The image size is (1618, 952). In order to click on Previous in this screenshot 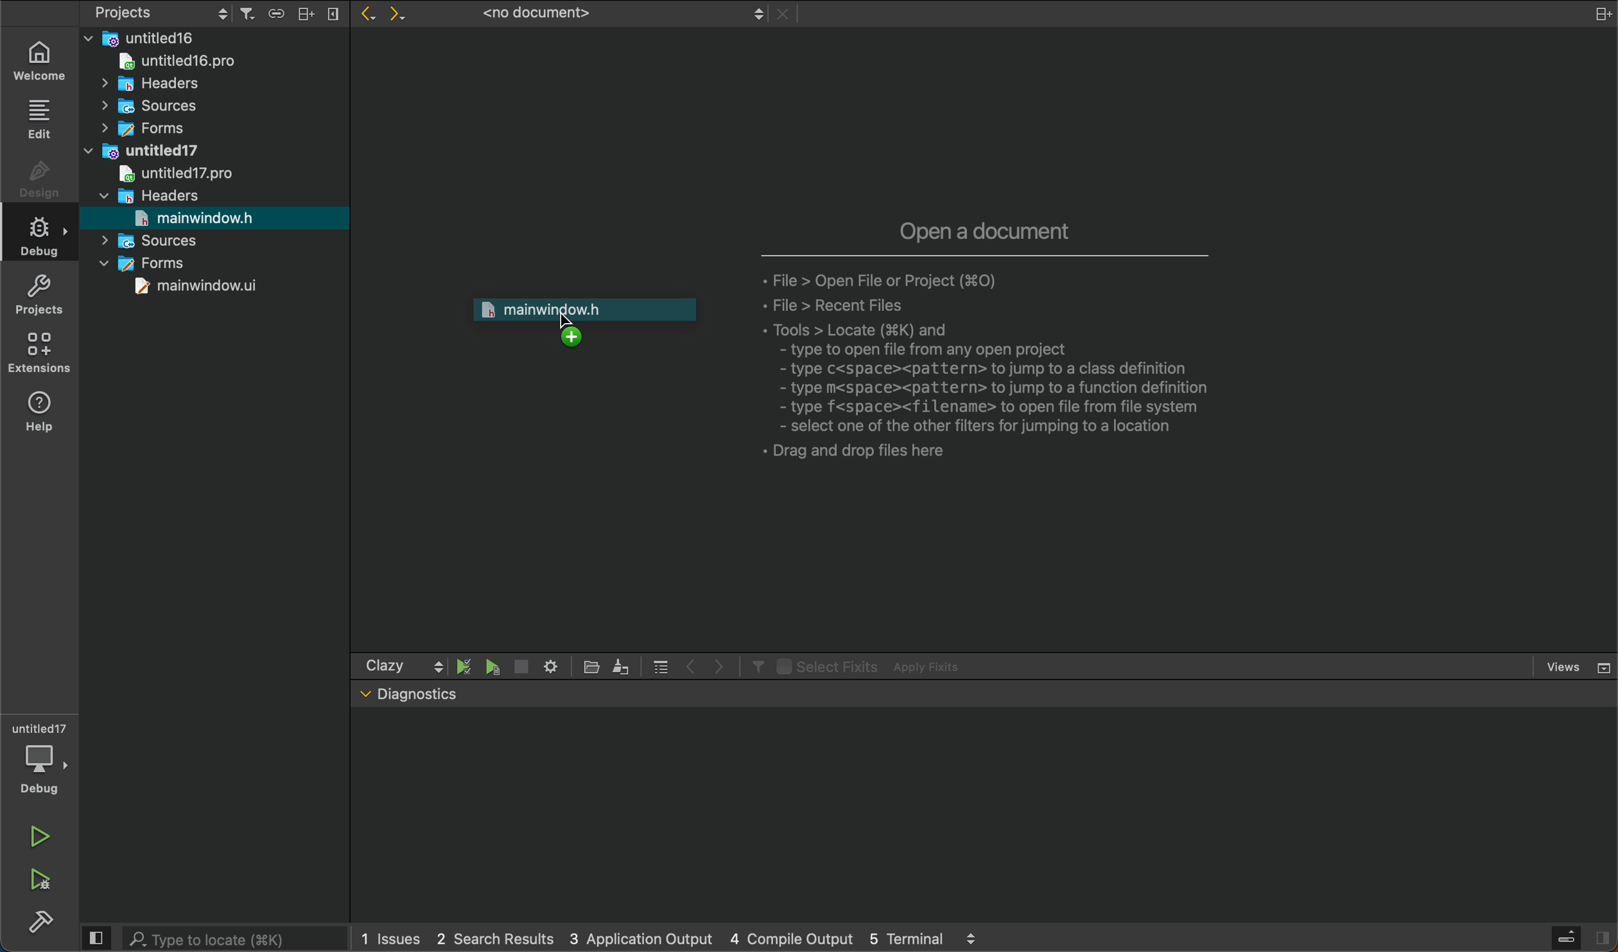, I will do `click(692, 664)`.